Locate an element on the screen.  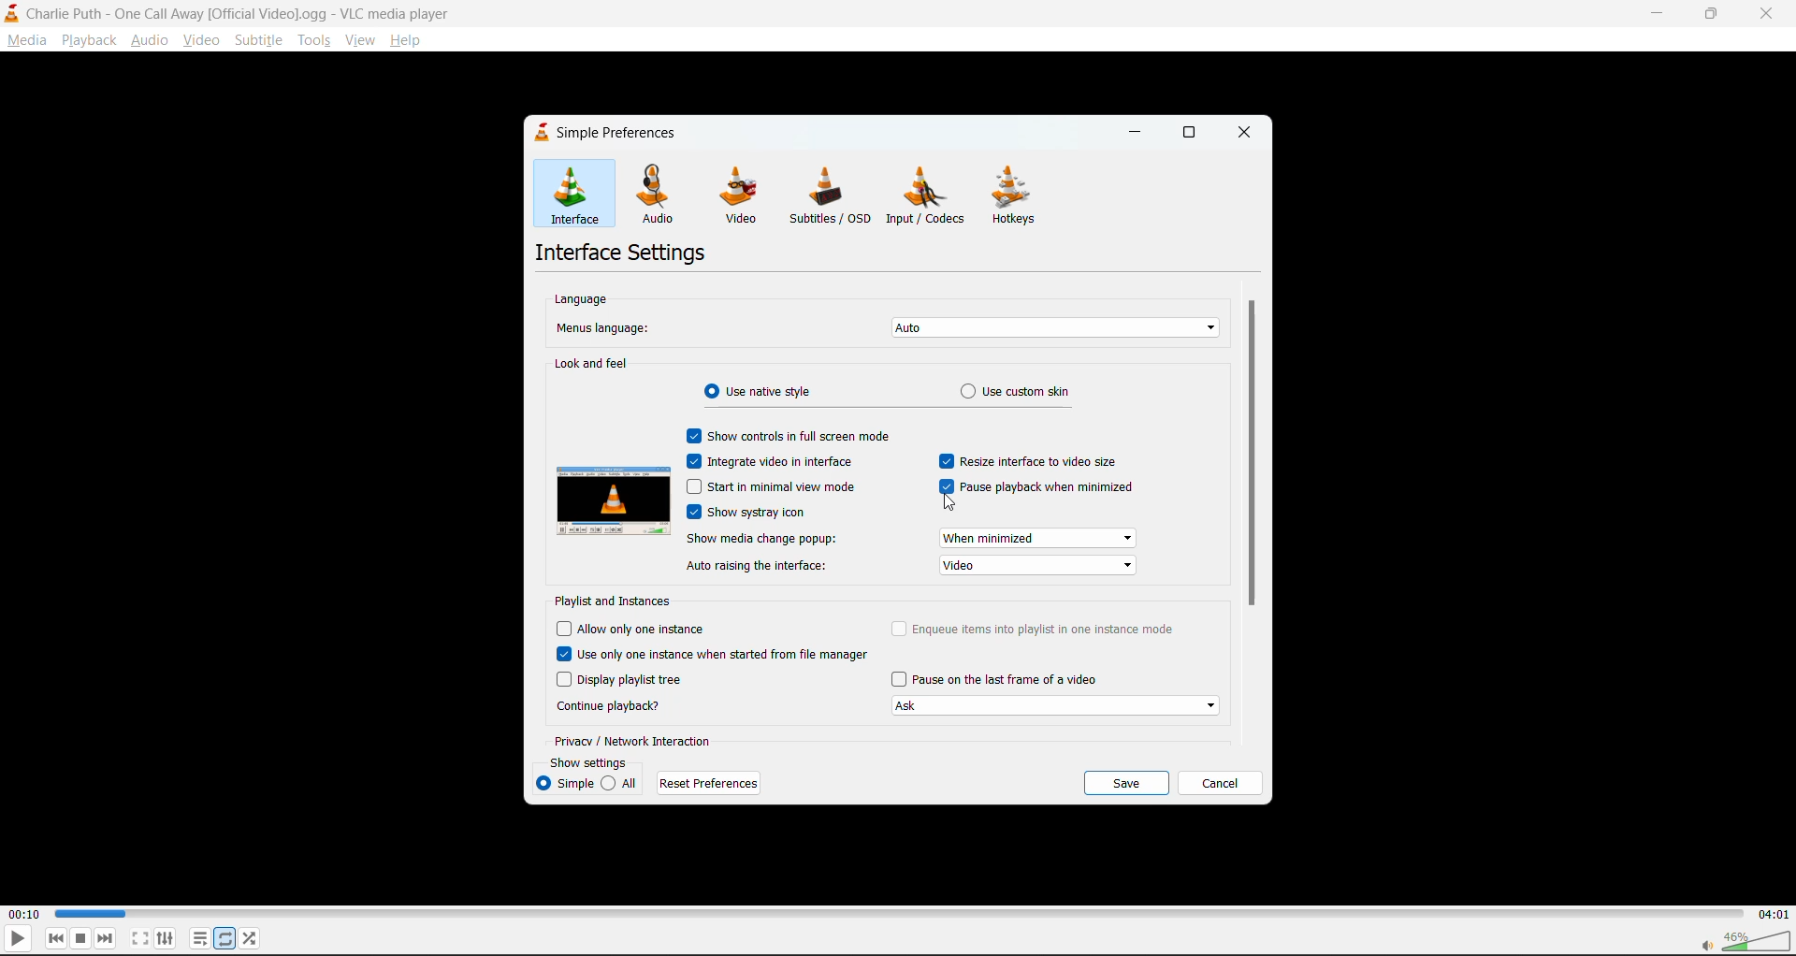
allow only one instance is located at coordinates (648, 630).